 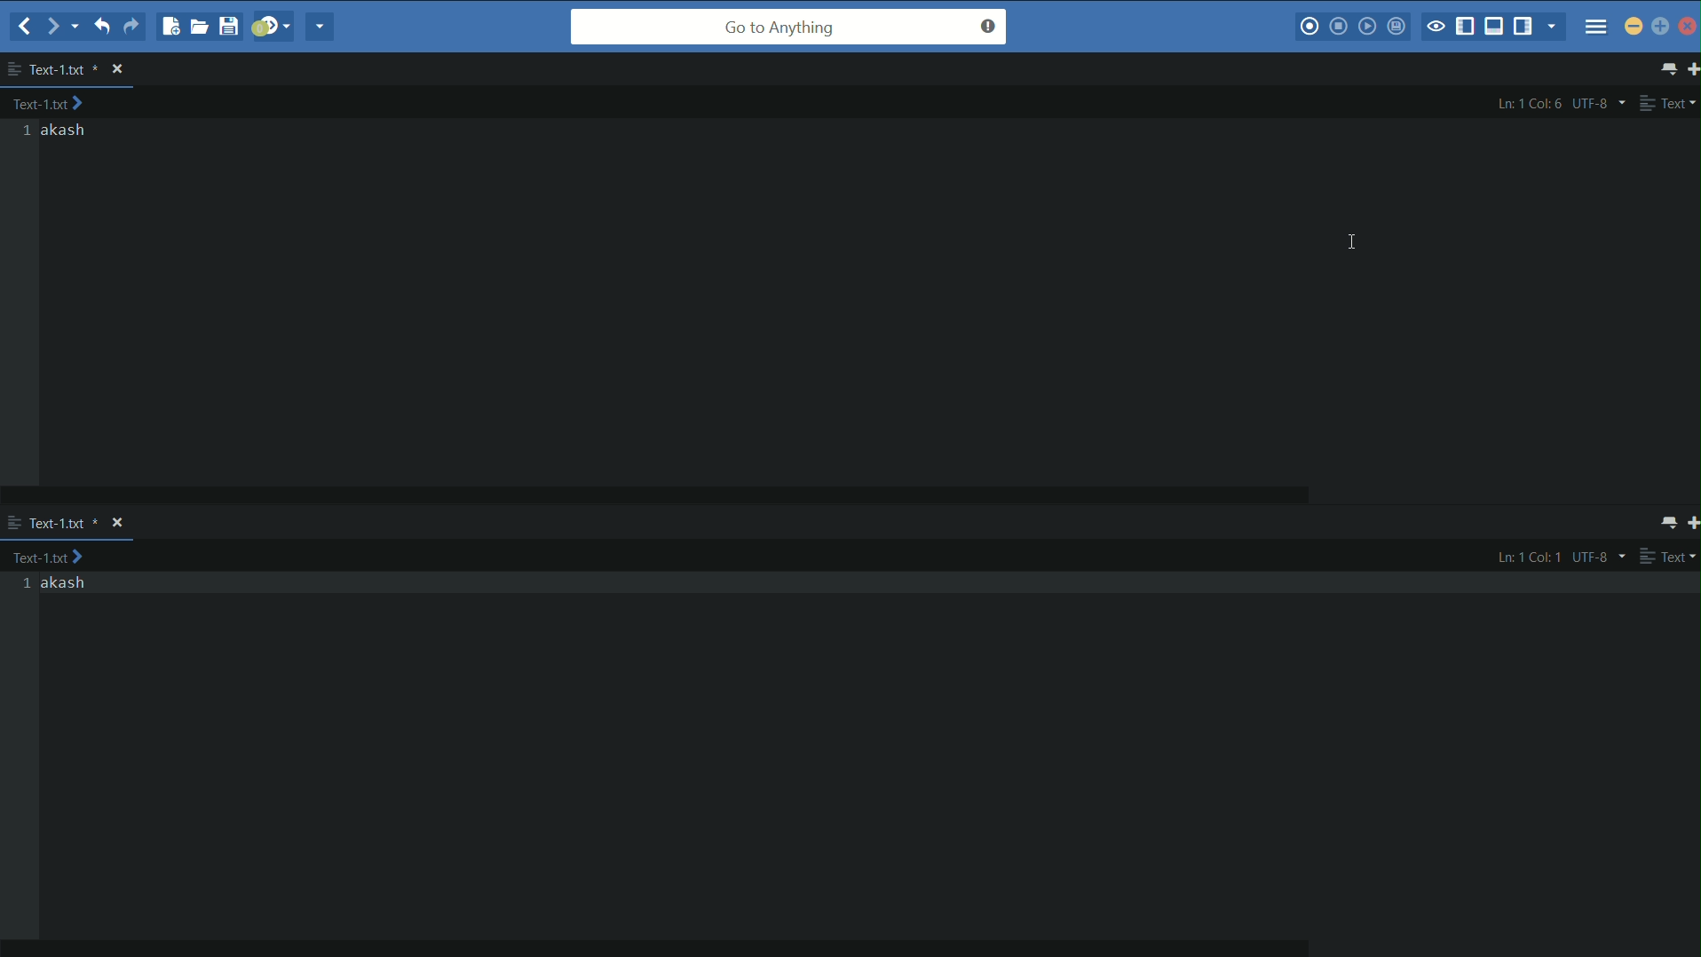 I want to click on new file, so click(x=169, y=26).